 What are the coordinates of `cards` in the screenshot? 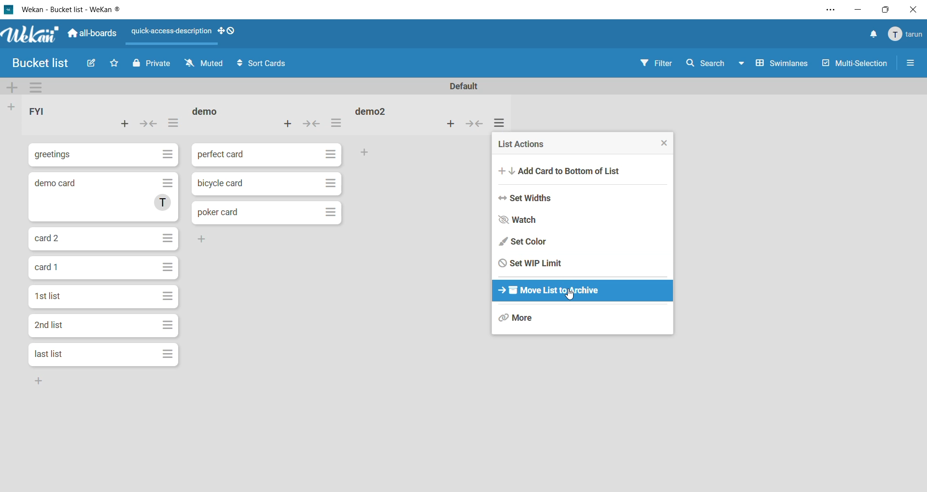 It's located at (104, 355).